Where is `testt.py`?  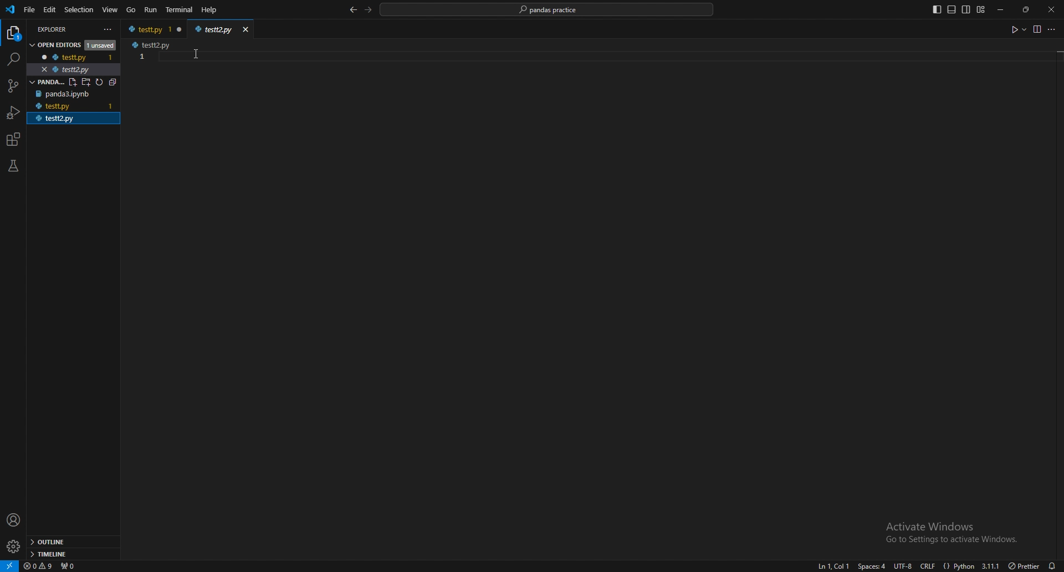 testt.py is located at coordinates (57, 106).